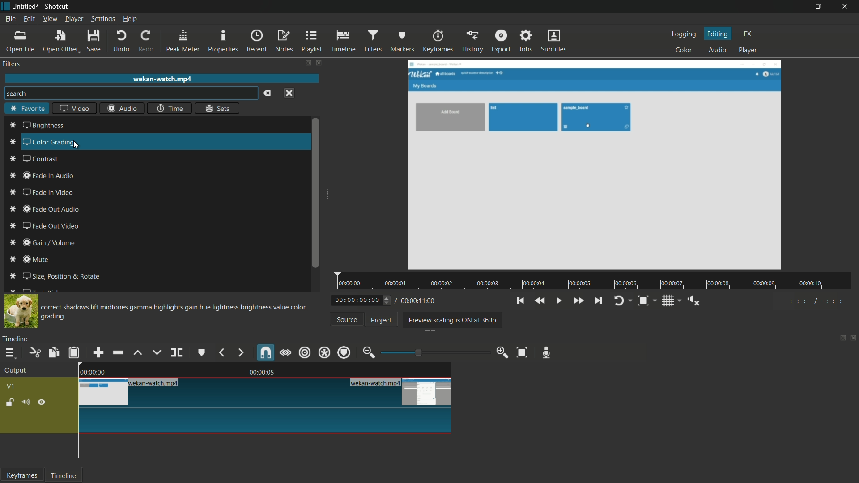  I want to click on timeline menu, so click(12, 353).